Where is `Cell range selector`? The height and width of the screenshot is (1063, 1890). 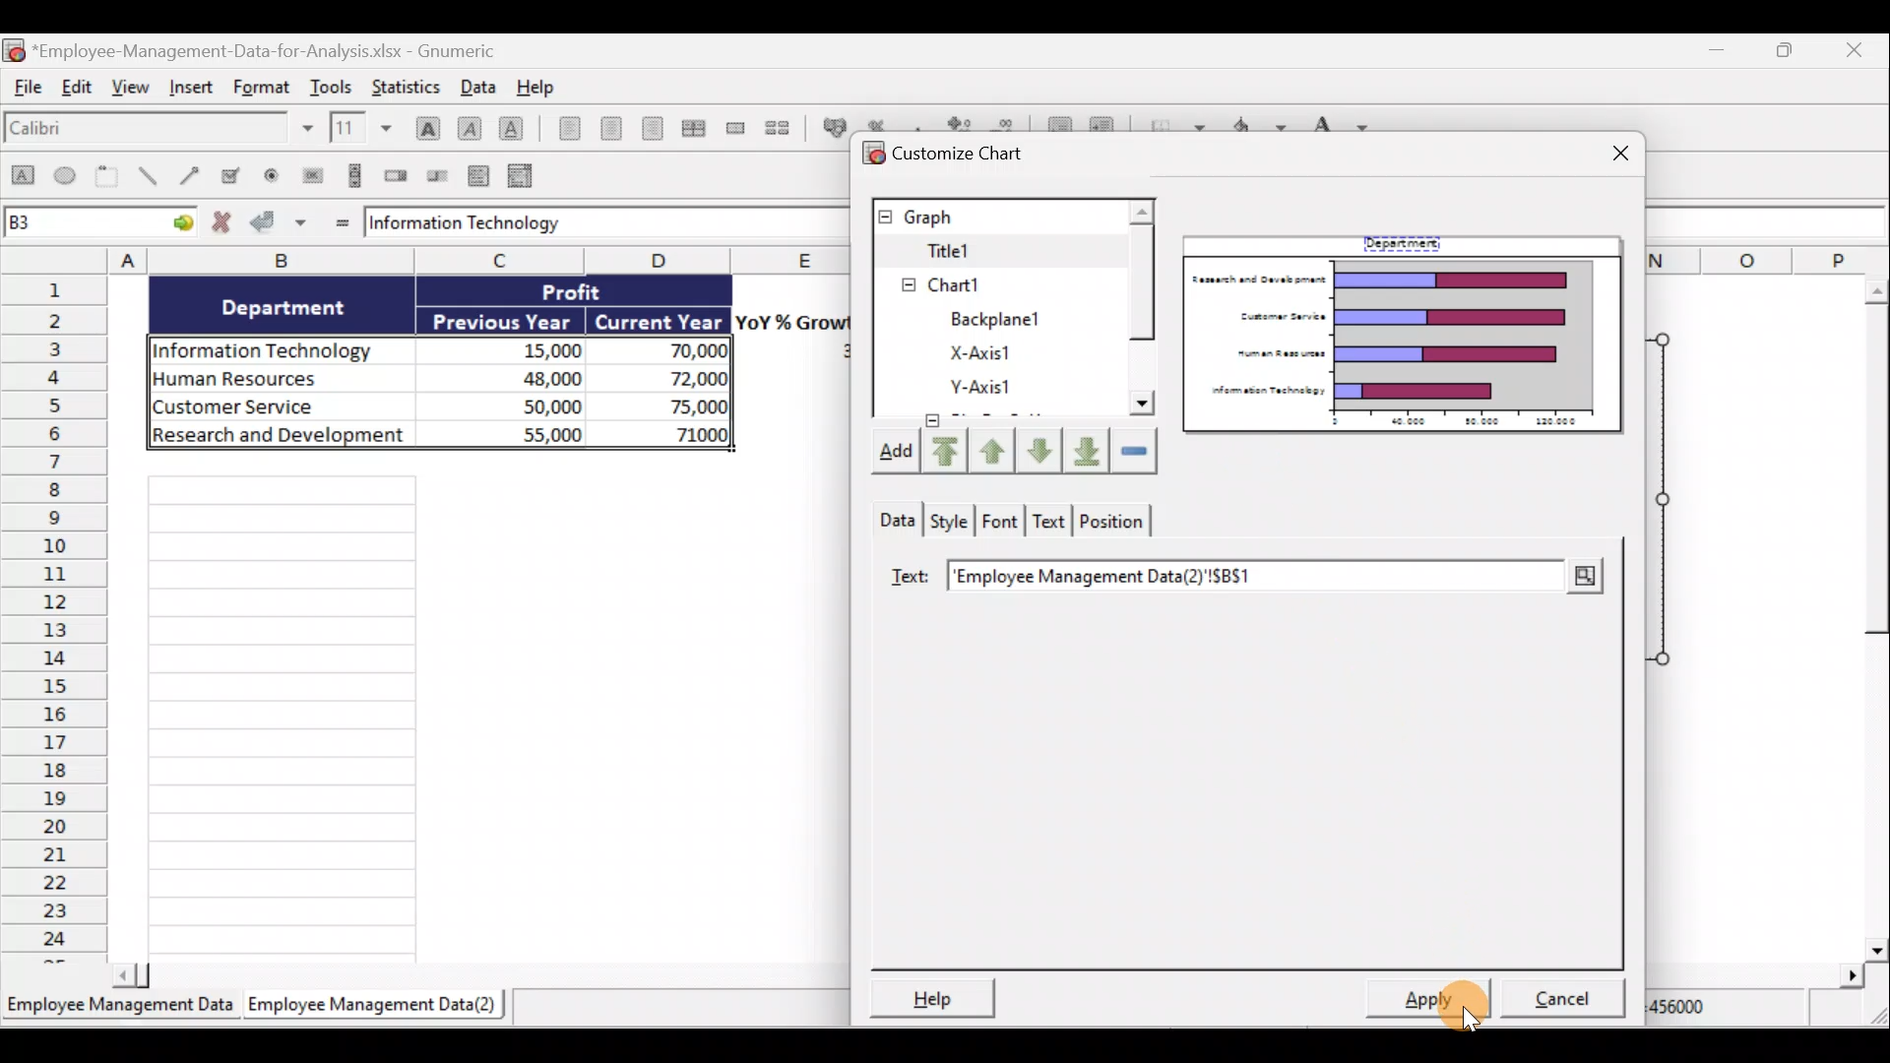
Cell range selector is located at coordinates (1583, 579).